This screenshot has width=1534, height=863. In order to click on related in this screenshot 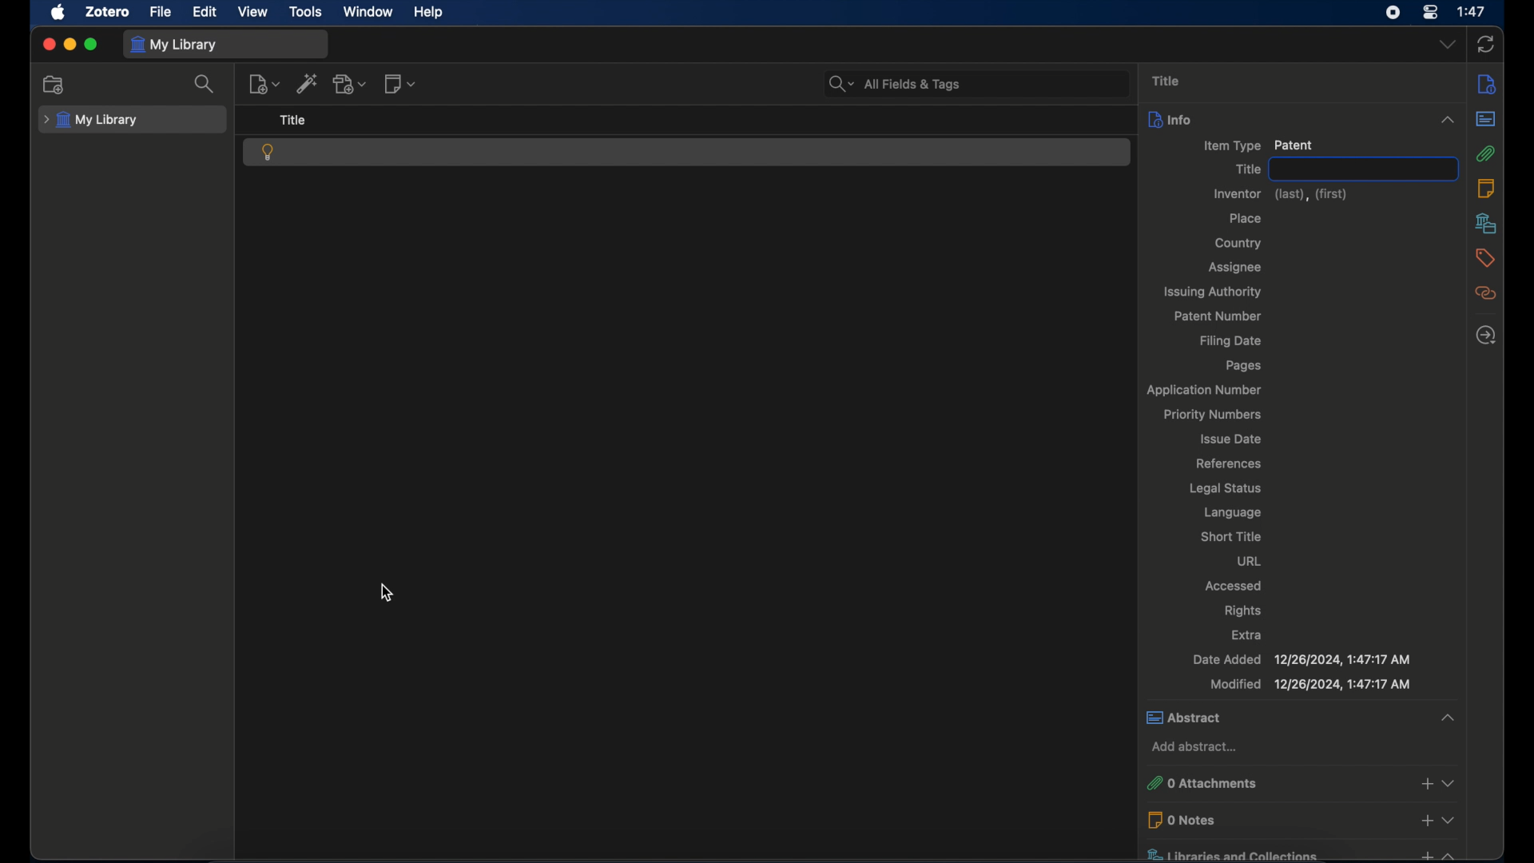, I will do `click(1486, 293)`.